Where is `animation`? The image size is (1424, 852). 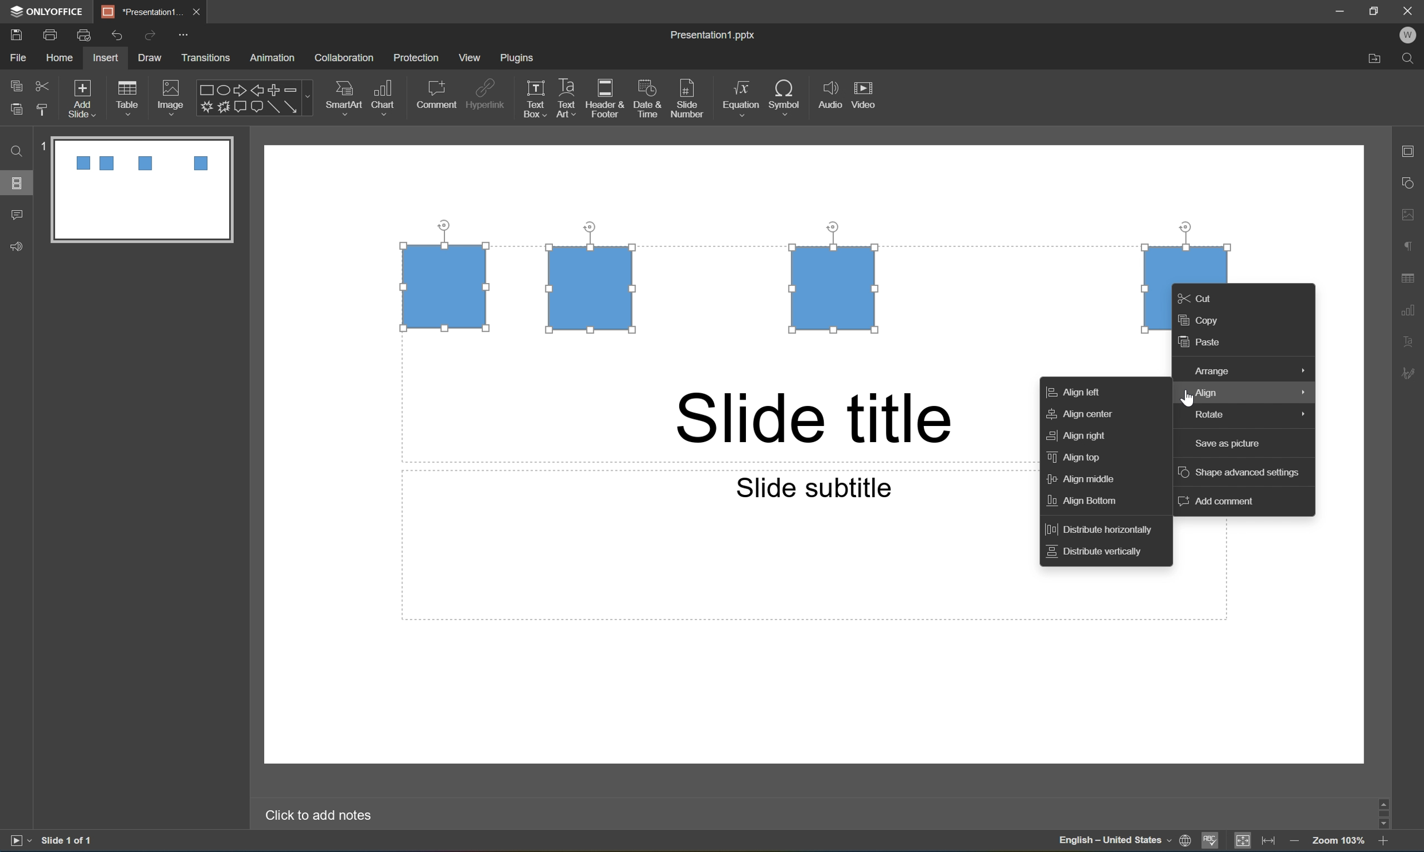
animation is located at coordinates (277, 57).